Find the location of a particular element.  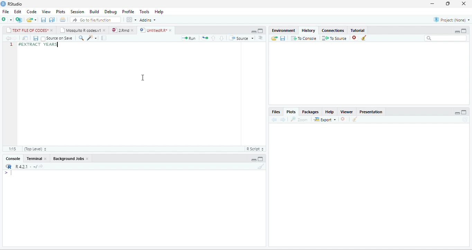

2.Rmd is located at coordinates (120, 30).